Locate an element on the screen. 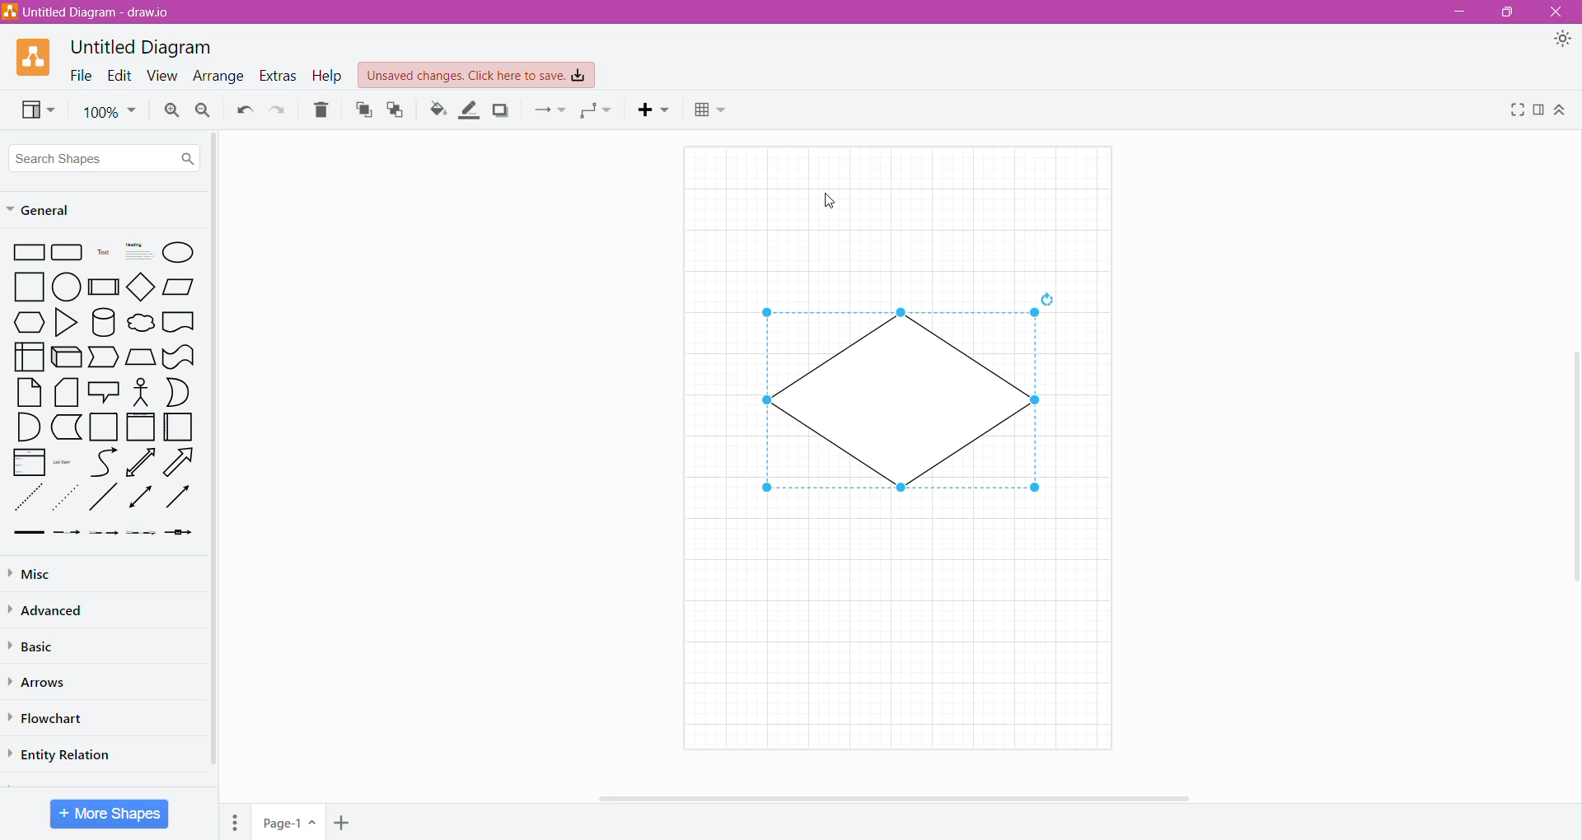 This screenshot has width=1582, height=840. Square is located at coordinates (30, 287).